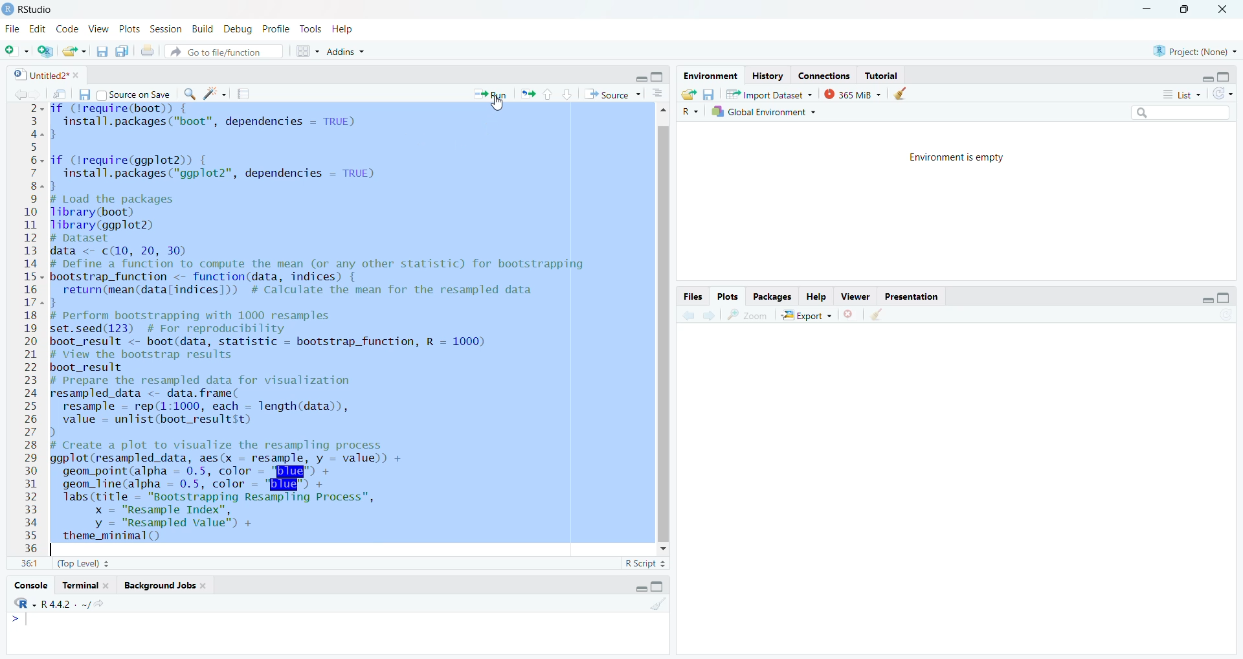 Image resolution: width=1243 pixels, height=659 pixels. I want to click on vertical scroll bar, so click(661, 328).